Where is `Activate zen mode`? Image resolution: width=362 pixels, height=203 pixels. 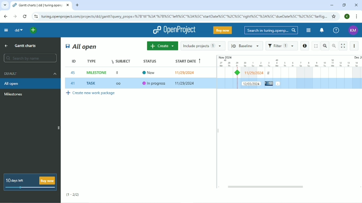 Activate zen mode is located at coordinates (343, 46).